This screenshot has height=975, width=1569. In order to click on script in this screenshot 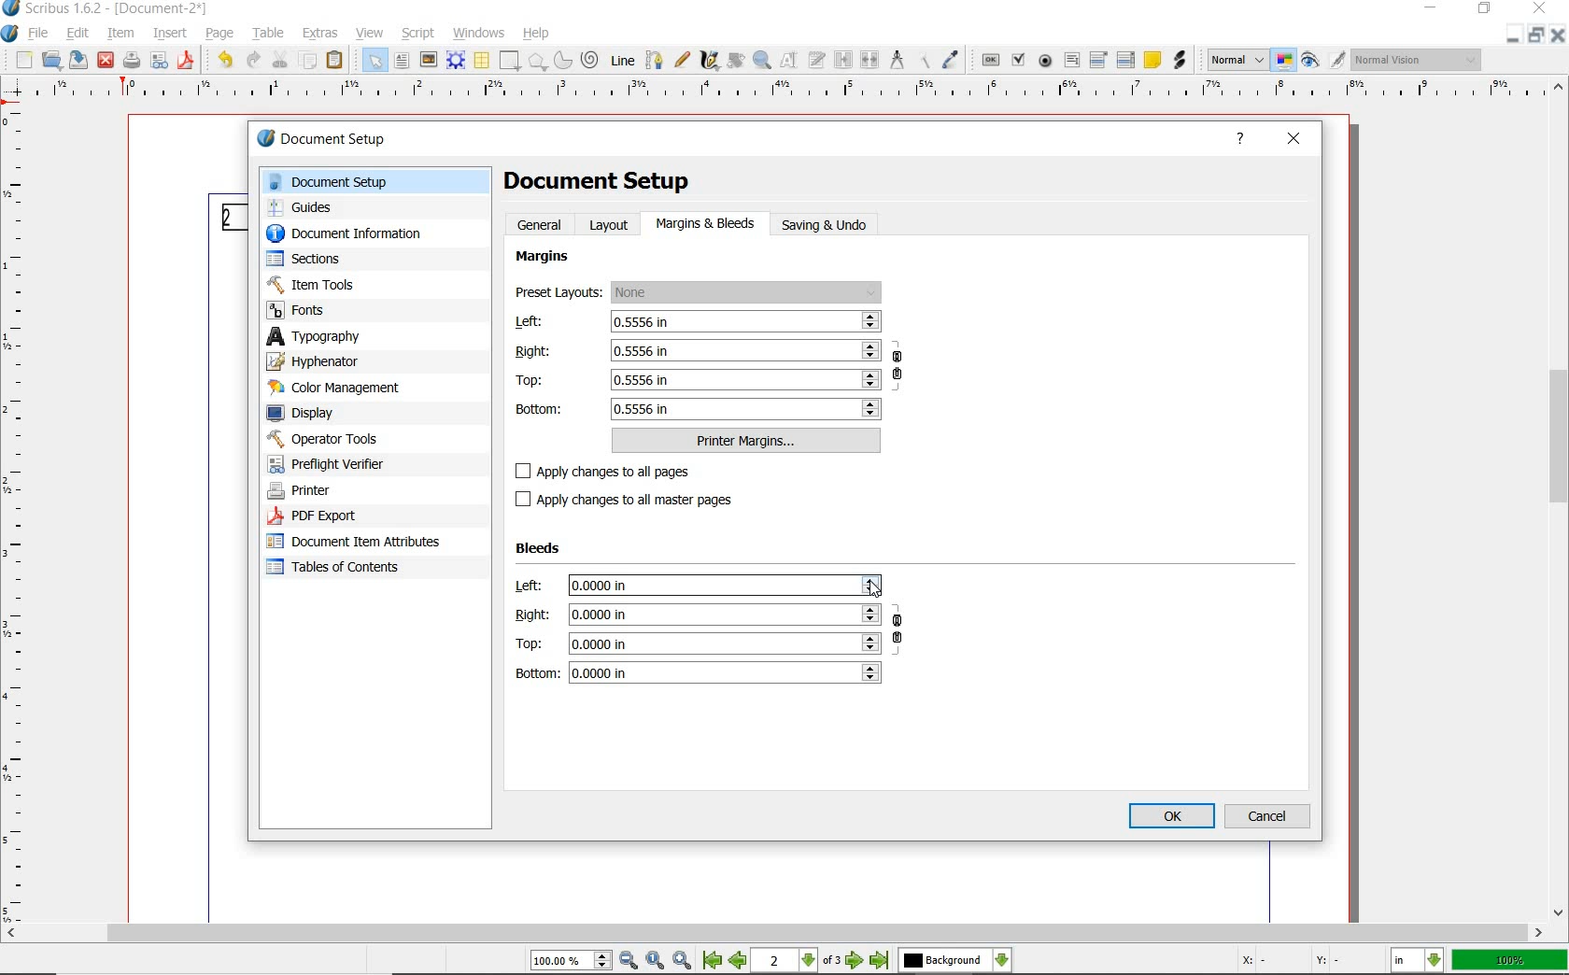, I will do `click(420, 33)`.